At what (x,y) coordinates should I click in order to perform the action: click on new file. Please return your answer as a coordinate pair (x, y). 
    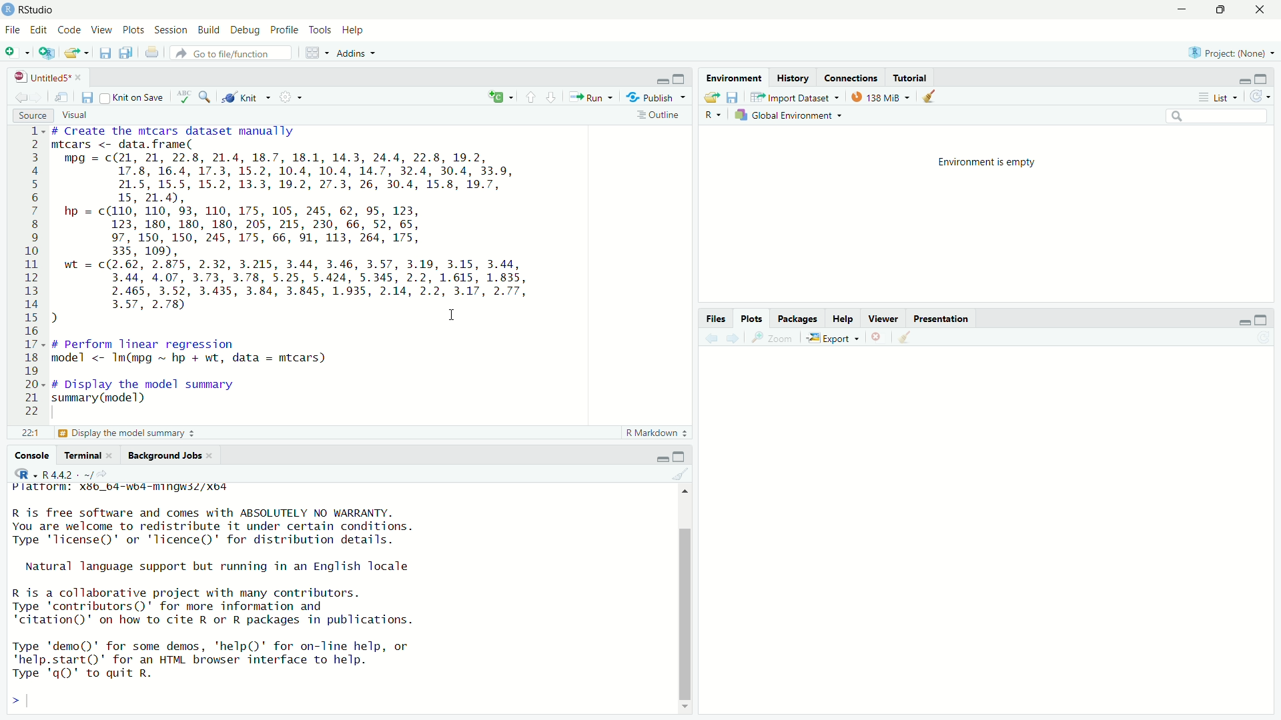
    Looking at the image, I should click on (13, 51).